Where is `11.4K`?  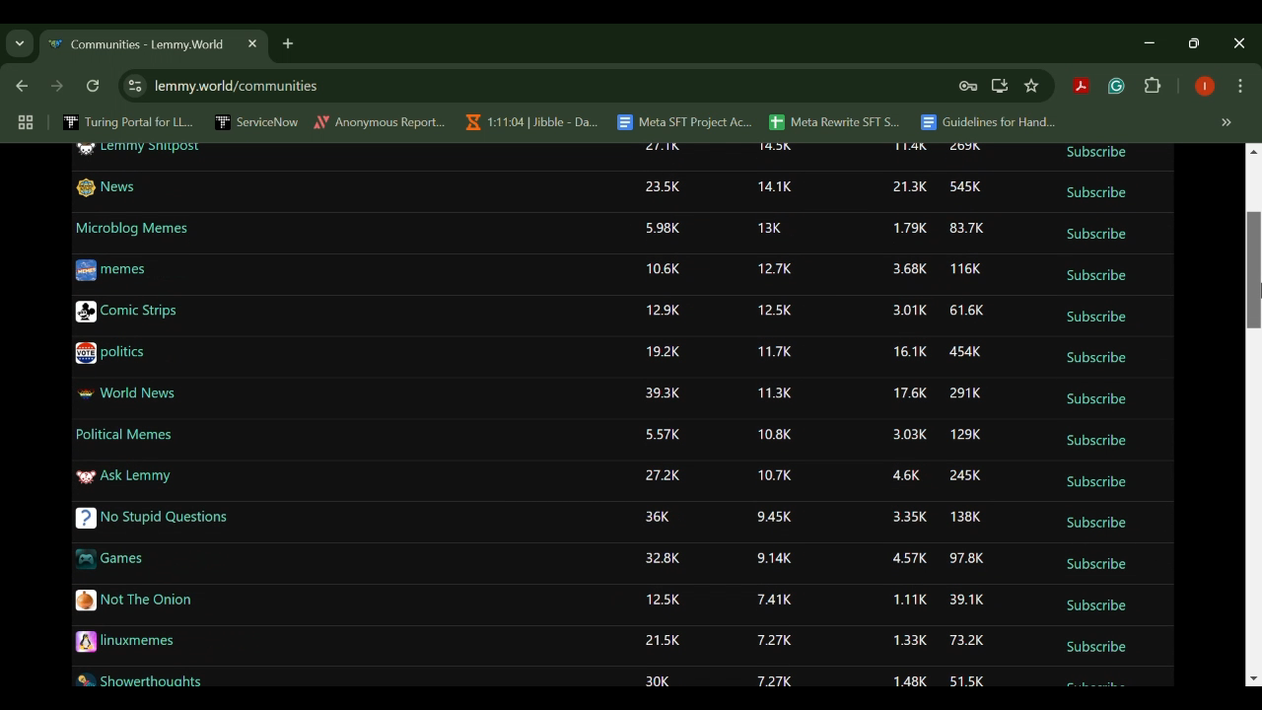
11.4K is located at coordinates (909, 146).